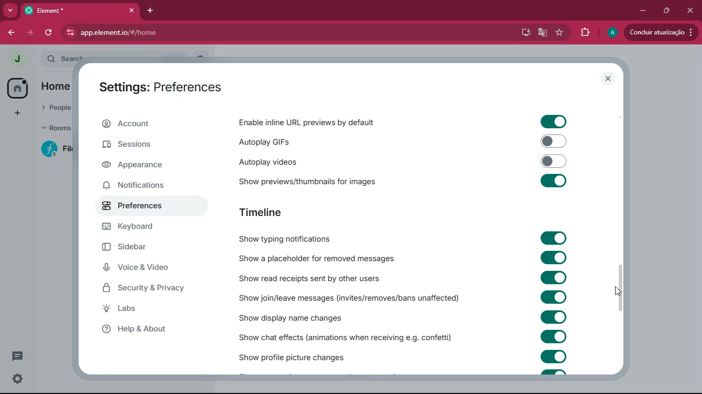  What do you see at coordinates (31, 33) in the screenshot?
I see `forward` at bounding box center [31, 33].